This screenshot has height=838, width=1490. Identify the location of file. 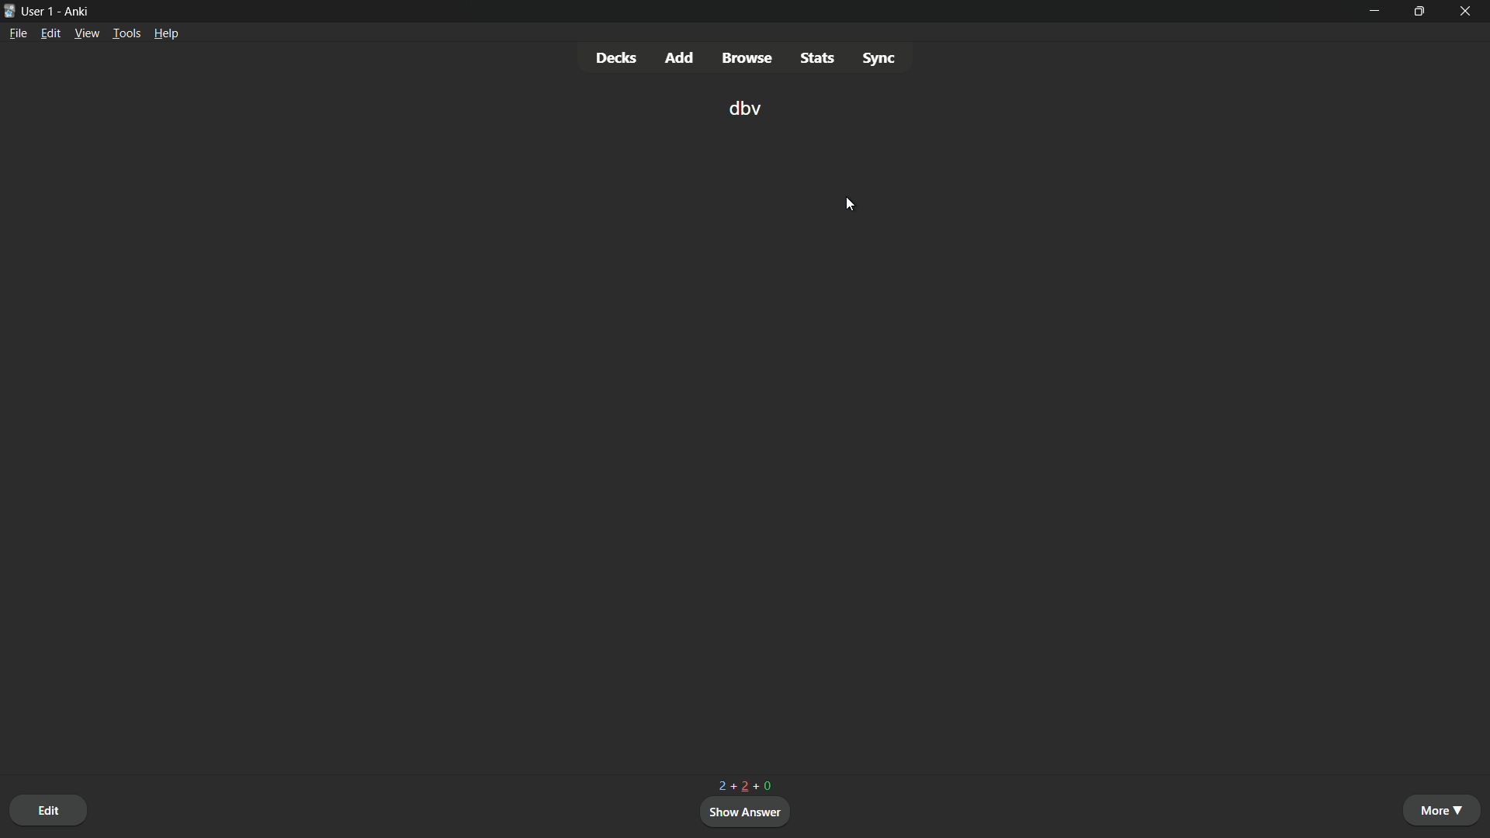
(18, 34).